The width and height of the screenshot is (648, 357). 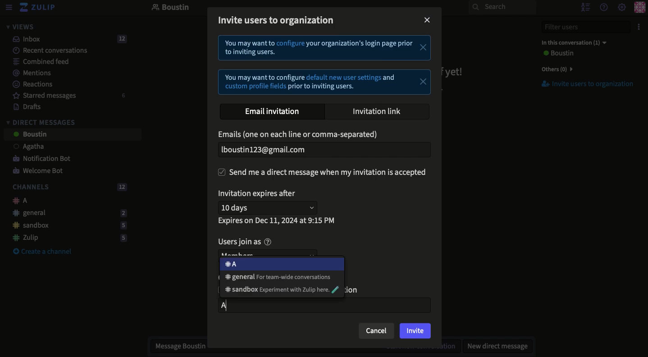 I want to click on Views, so click(x=20, y=27).